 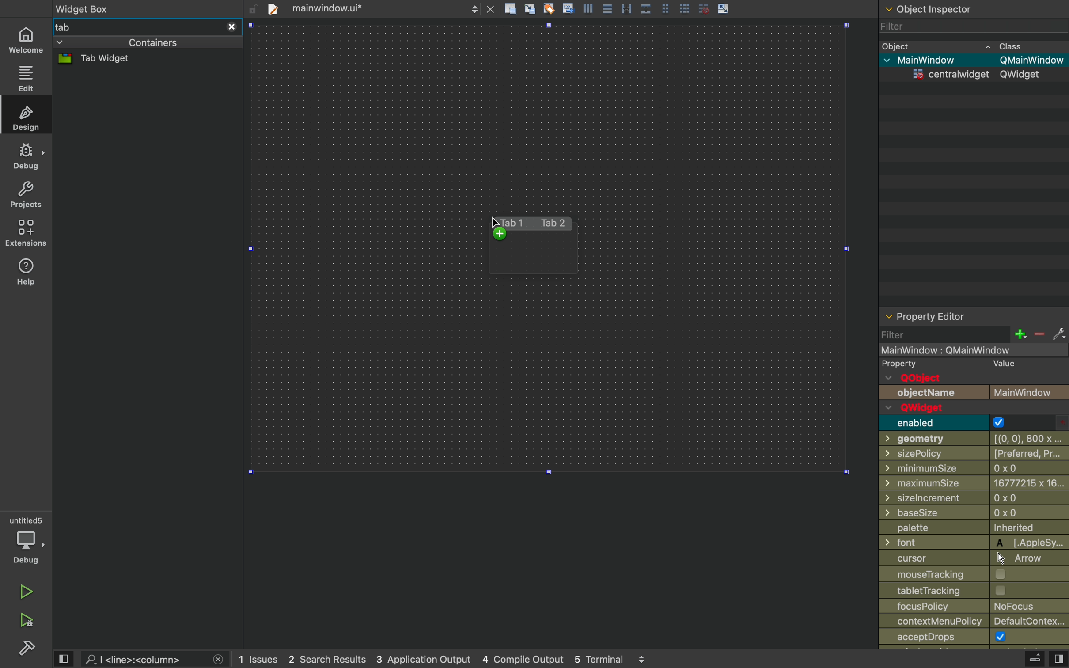 I want to click on widget box, so click(x=140, y=8).